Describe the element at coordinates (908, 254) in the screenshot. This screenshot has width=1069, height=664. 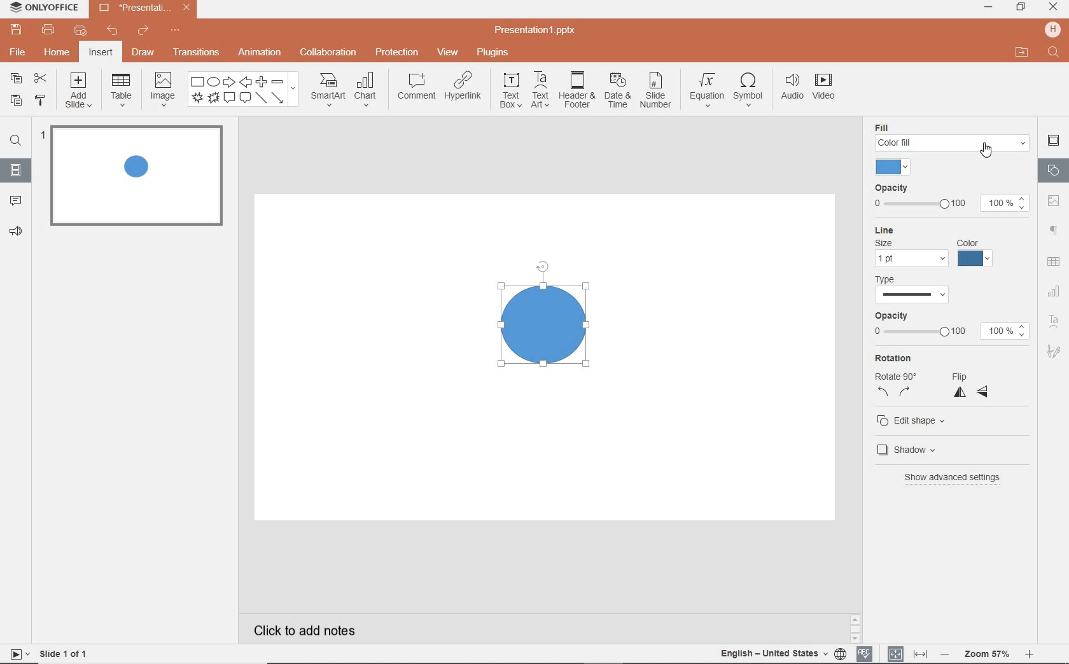
I see `size` at that location.